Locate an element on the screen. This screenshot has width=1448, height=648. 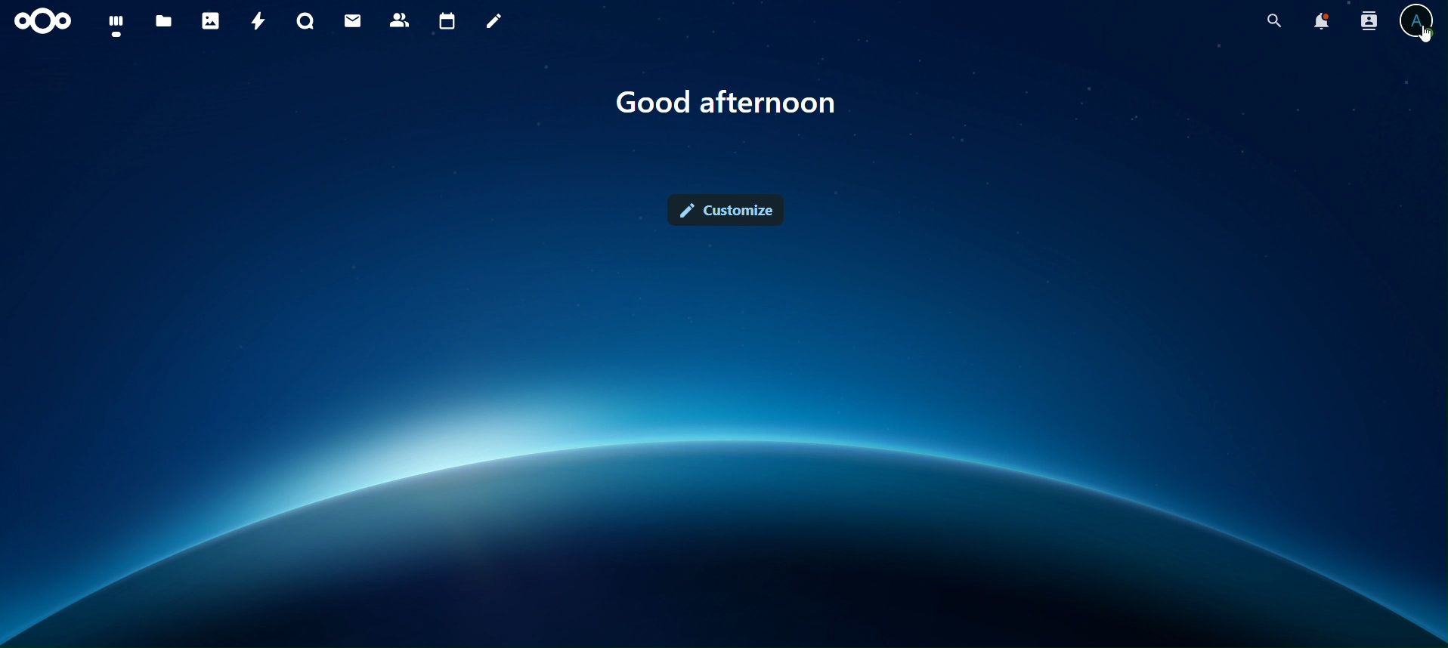
Good afternoon is located at coordinates (733, 103).